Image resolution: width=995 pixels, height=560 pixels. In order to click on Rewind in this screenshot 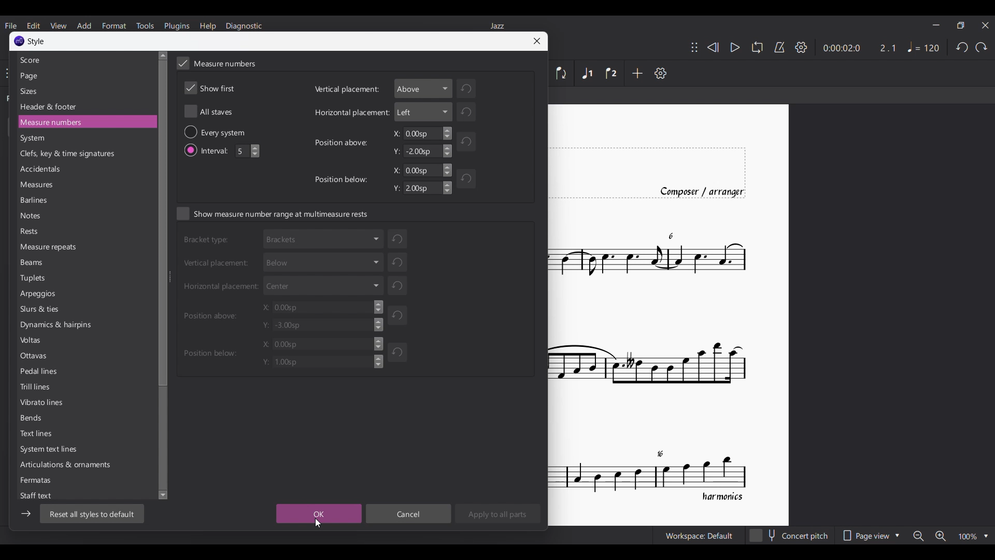, I will do `click(713, 47)`.